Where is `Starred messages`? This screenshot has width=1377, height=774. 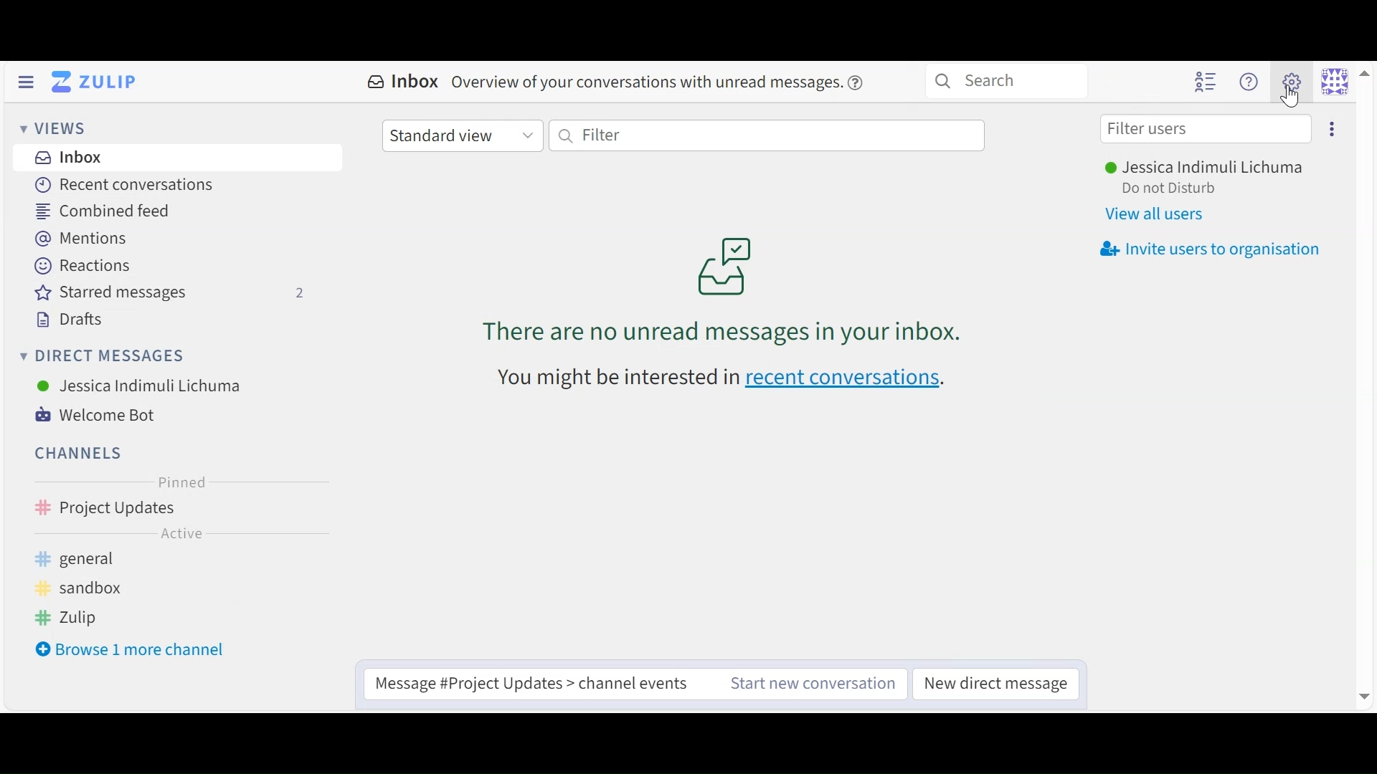
Starred messages is located at coordinates (178, 293).